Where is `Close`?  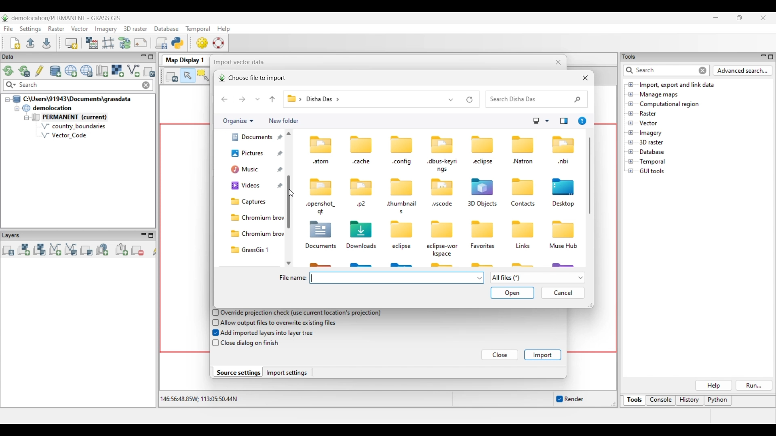 Close is located at coordinates (500, 355).